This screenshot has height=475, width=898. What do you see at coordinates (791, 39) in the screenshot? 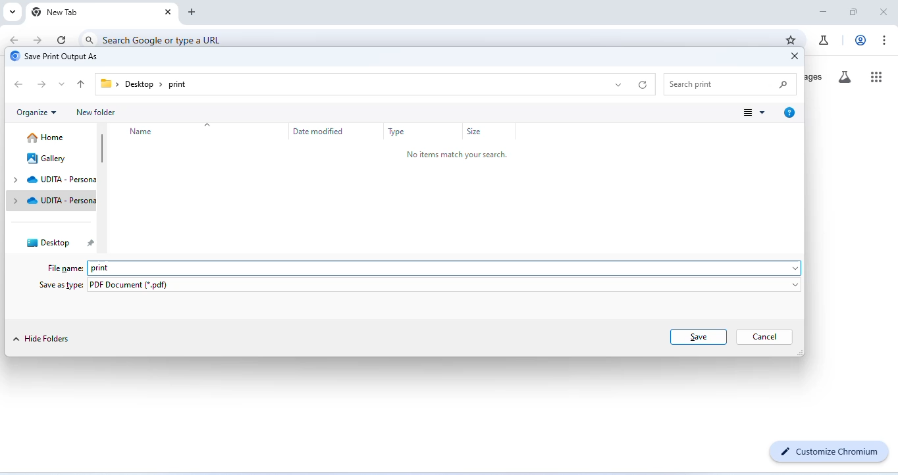
I see `bookmark` at bounding box center [791, 39].